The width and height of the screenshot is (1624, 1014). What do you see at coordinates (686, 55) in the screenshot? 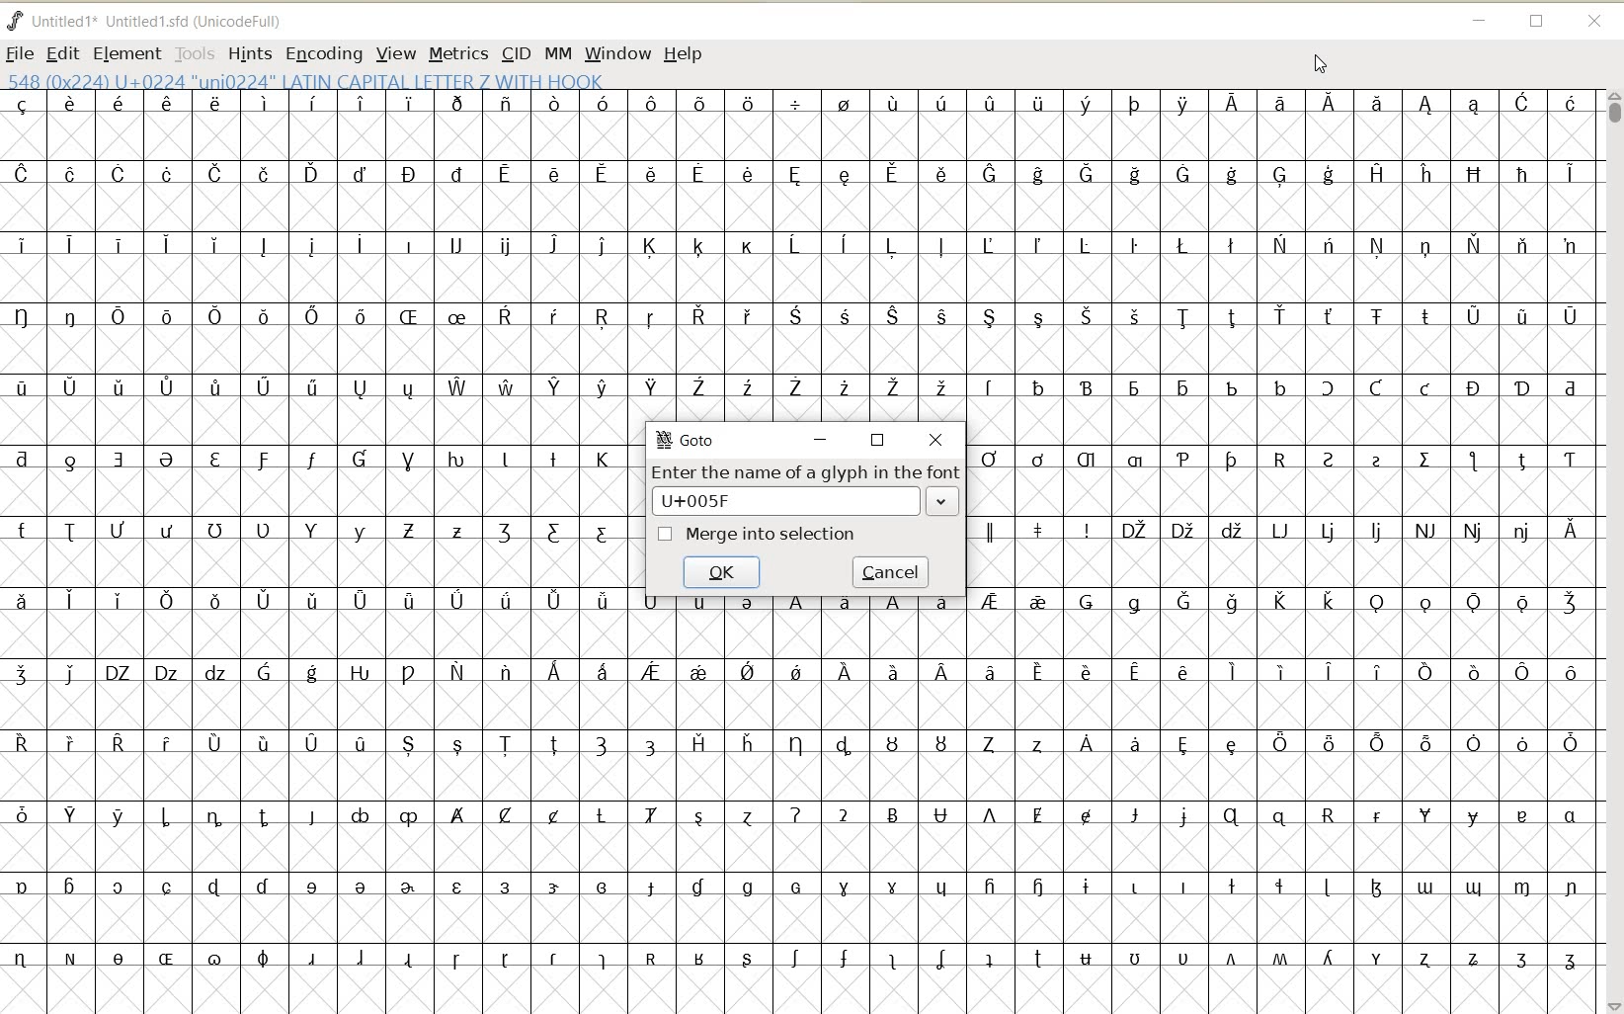
I see `HELP` at bounding box center [686, 55].